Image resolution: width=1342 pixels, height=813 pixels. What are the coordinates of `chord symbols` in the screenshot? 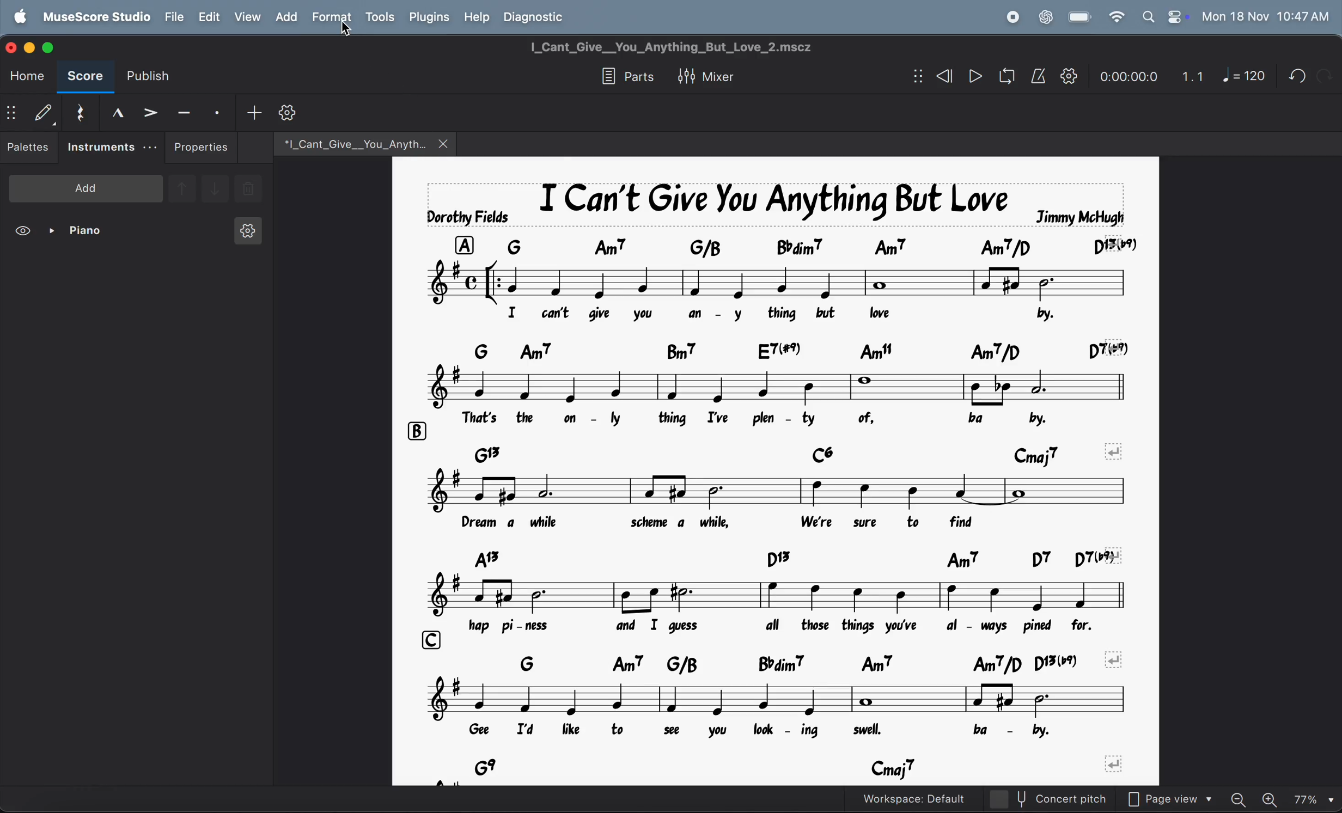 It's located at (724, 451).